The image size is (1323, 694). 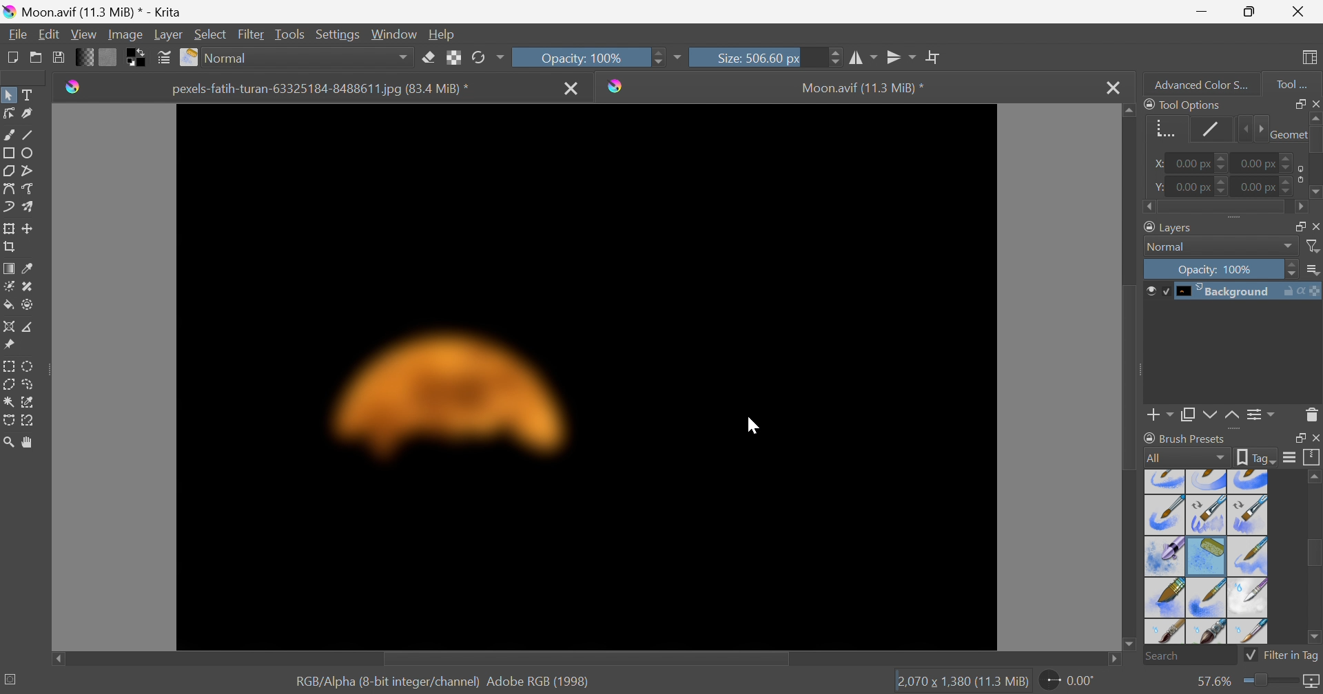 I want to click on Select shapes tool, so click(x=8, y=95).